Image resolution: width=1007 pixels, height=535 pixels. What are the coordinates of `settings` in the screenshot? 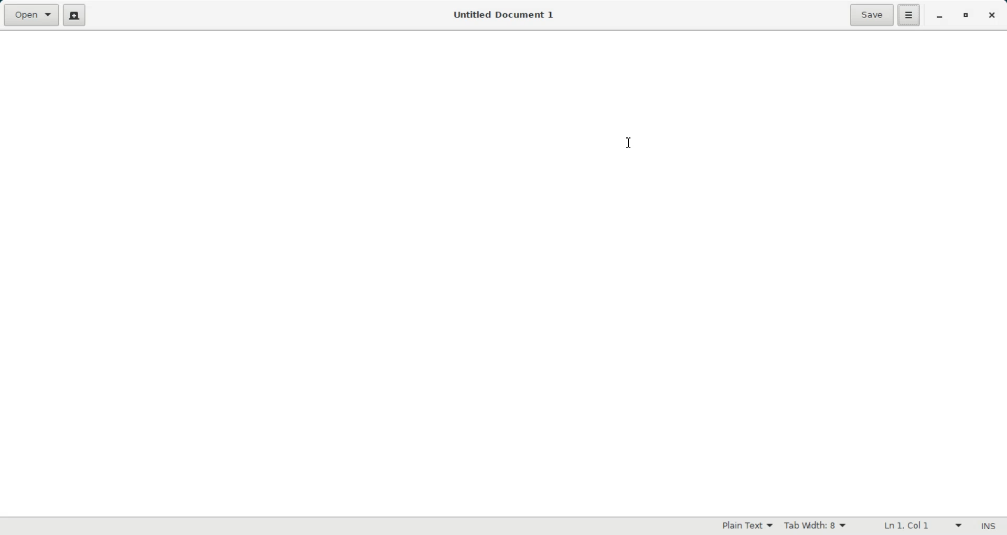 It's located at (908, 16).